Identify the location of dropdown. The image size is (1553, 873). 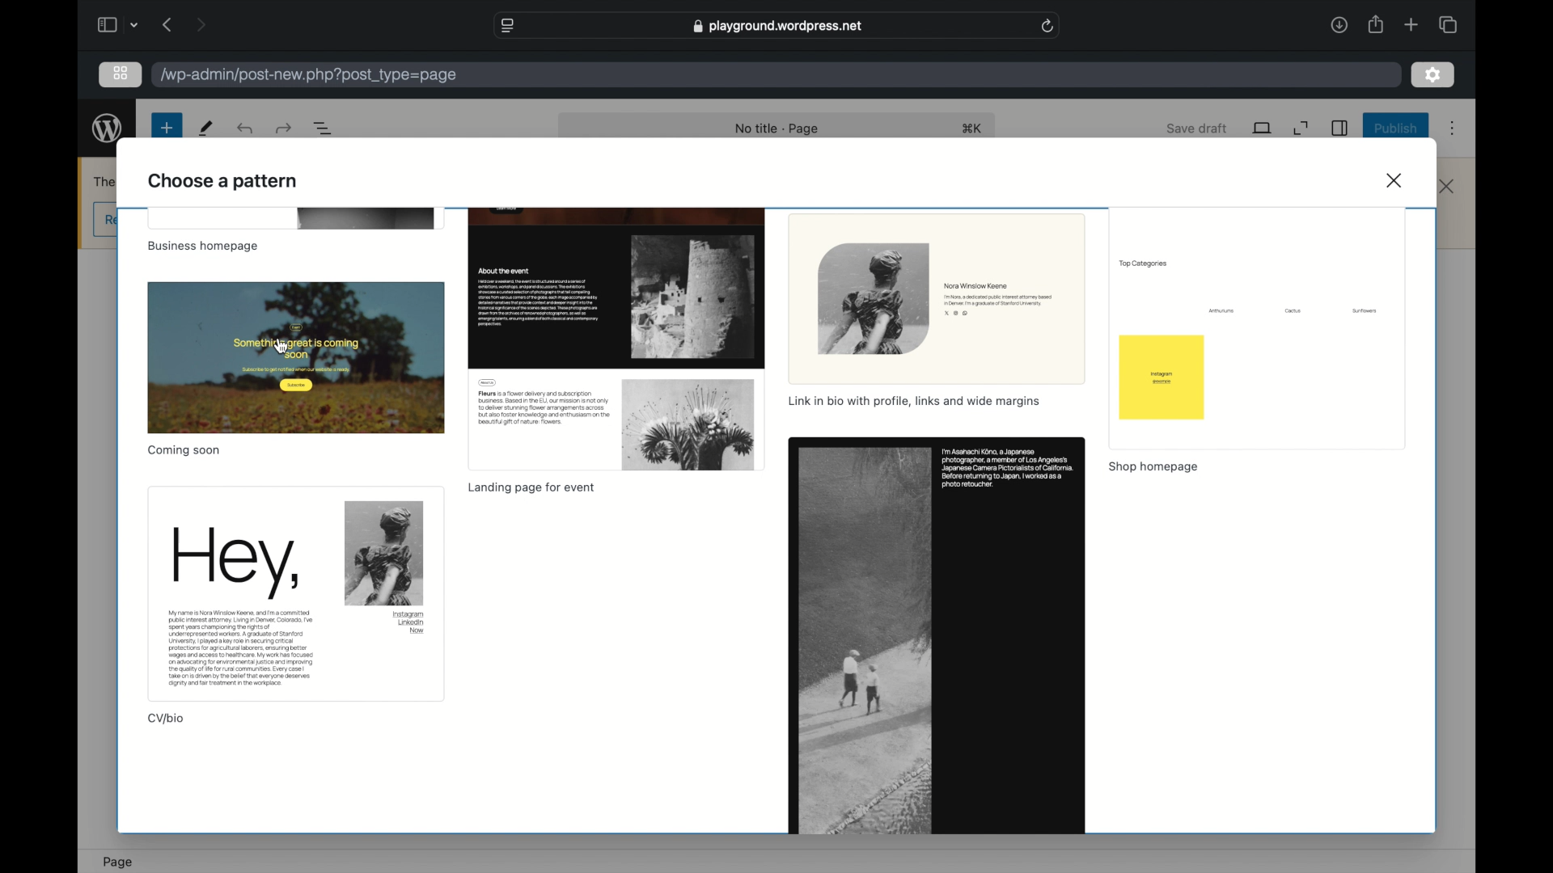
(135, 25).